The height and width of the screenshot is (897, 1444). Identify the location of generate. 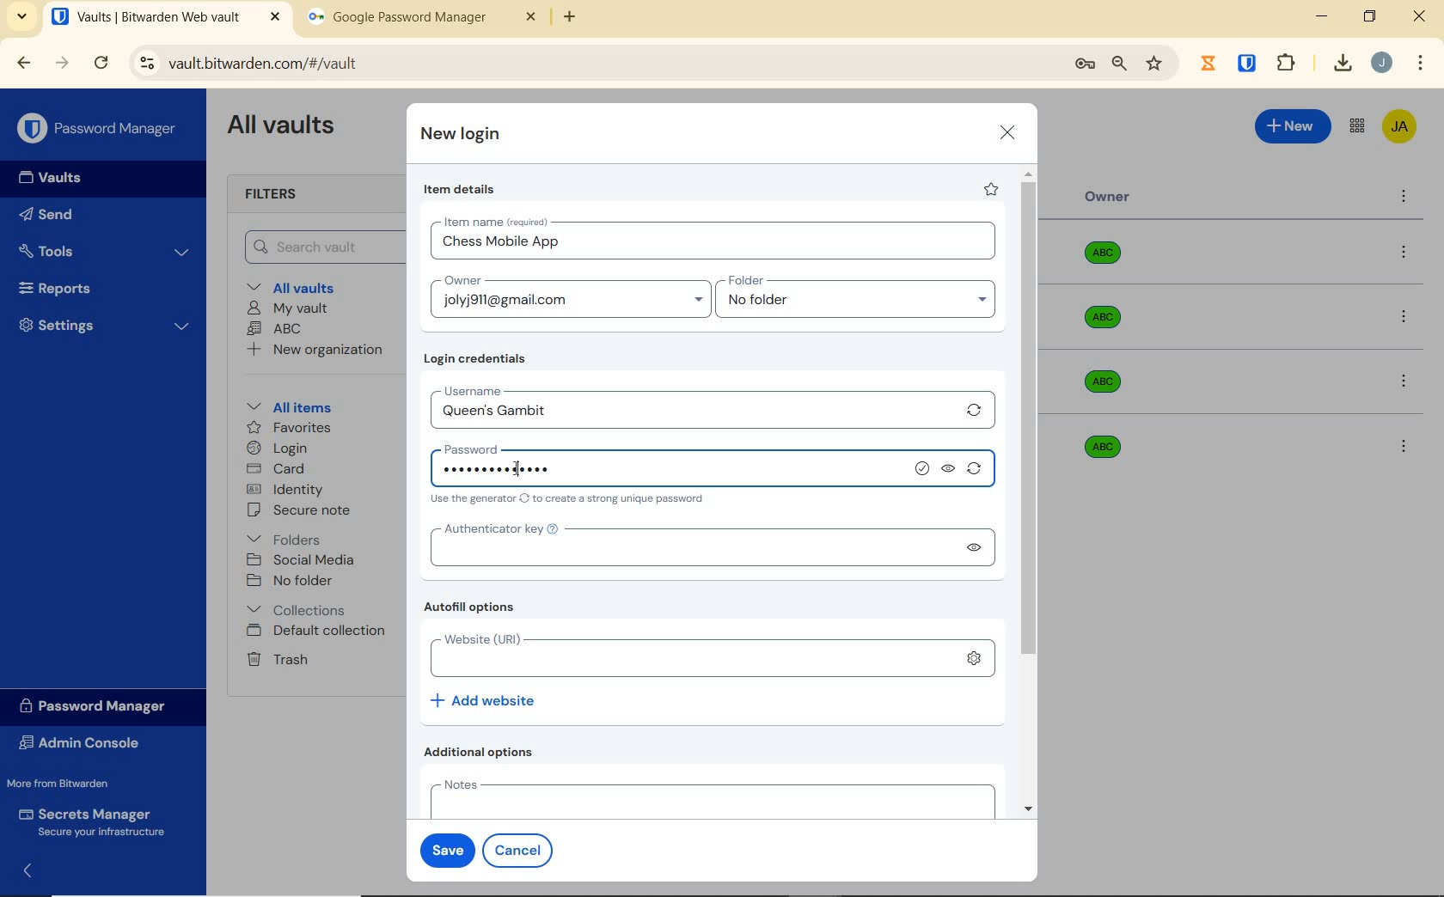
(975, 410).